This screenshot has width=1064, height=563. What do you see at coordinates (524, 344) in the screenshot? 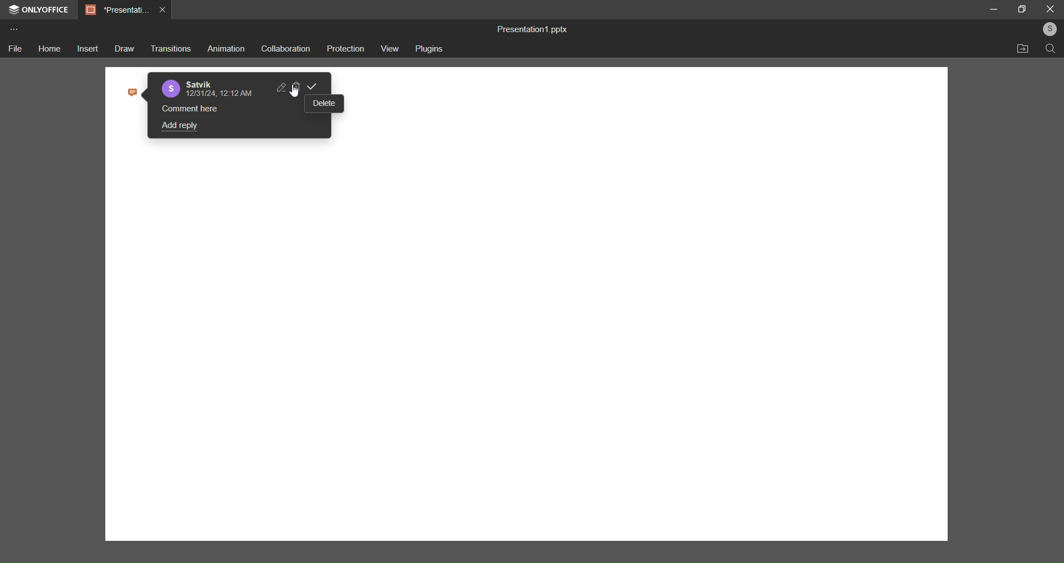
I see `canvas` at bounding box center [524, 344].